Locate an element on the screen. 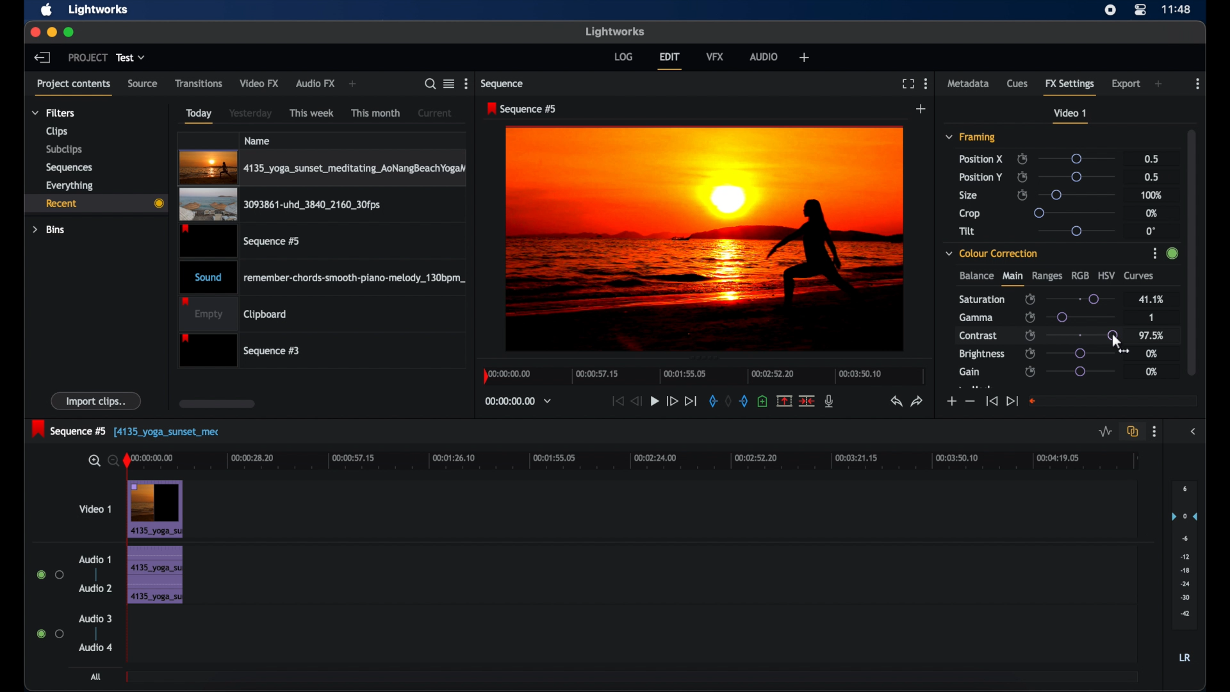 This screenshot has height=692, width=1230. slider is located at coordinates (1076, 212).